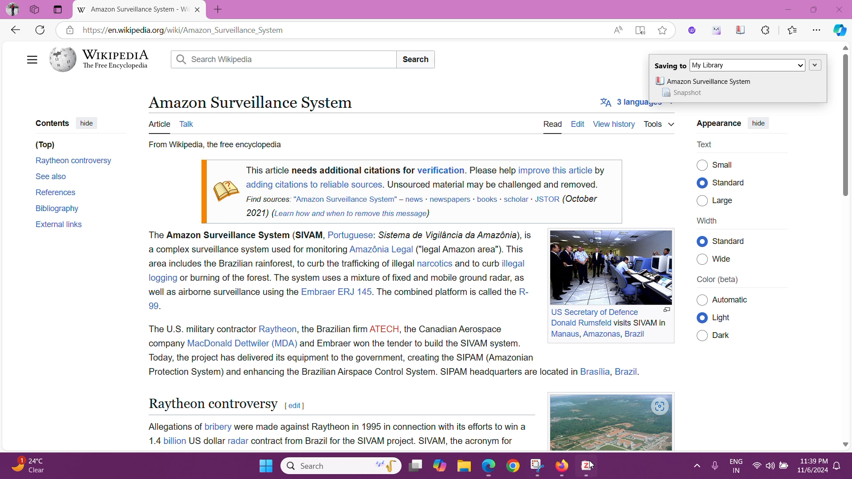 The width and height of the screenshot is (852, 479). Describe the element at coordinates (702, 183) in the screenshot. I see `Selected` at that location.